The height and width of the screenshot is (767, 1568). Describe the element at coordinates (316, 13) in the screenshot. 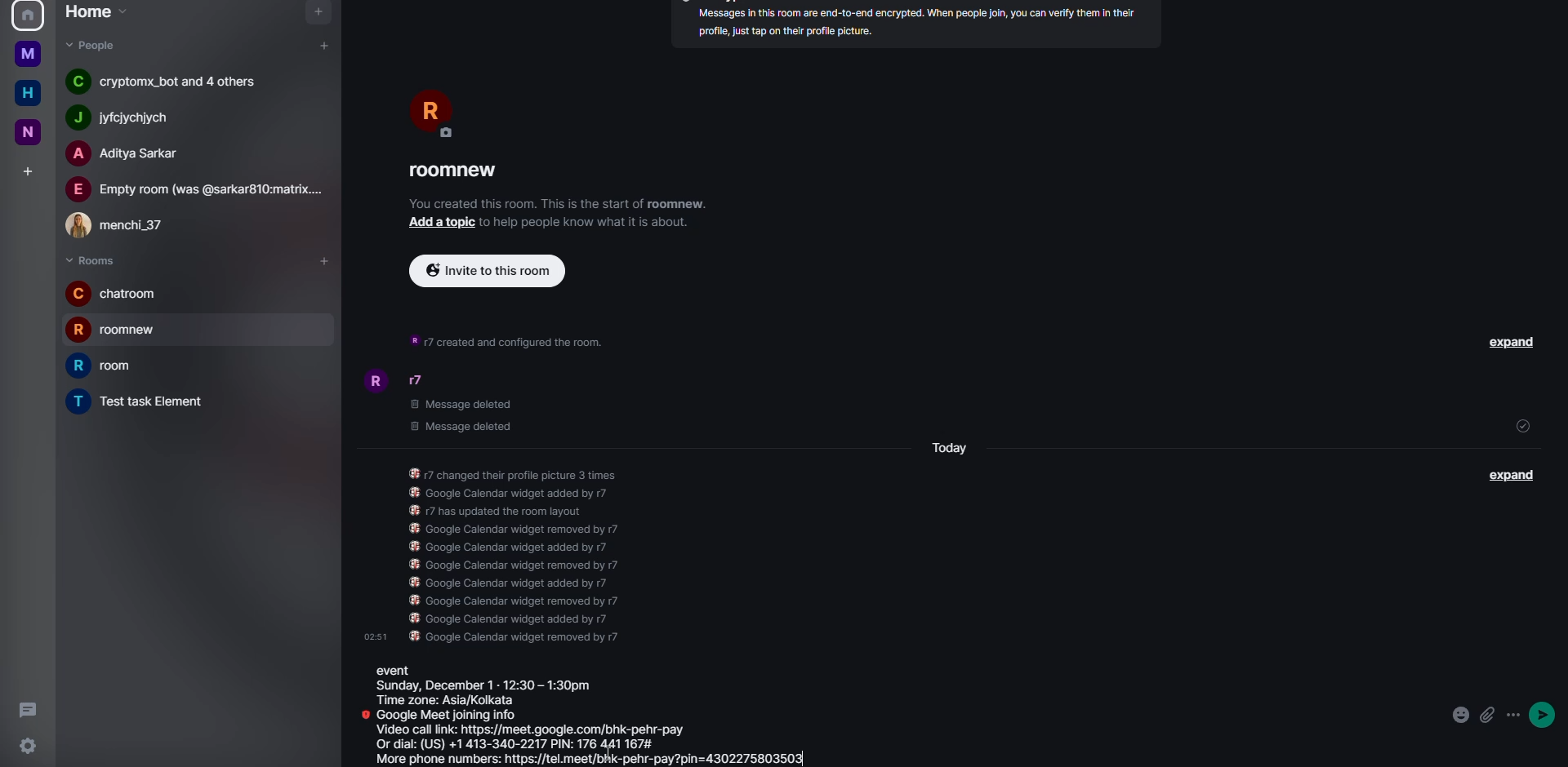

I see `navigator` at that location.